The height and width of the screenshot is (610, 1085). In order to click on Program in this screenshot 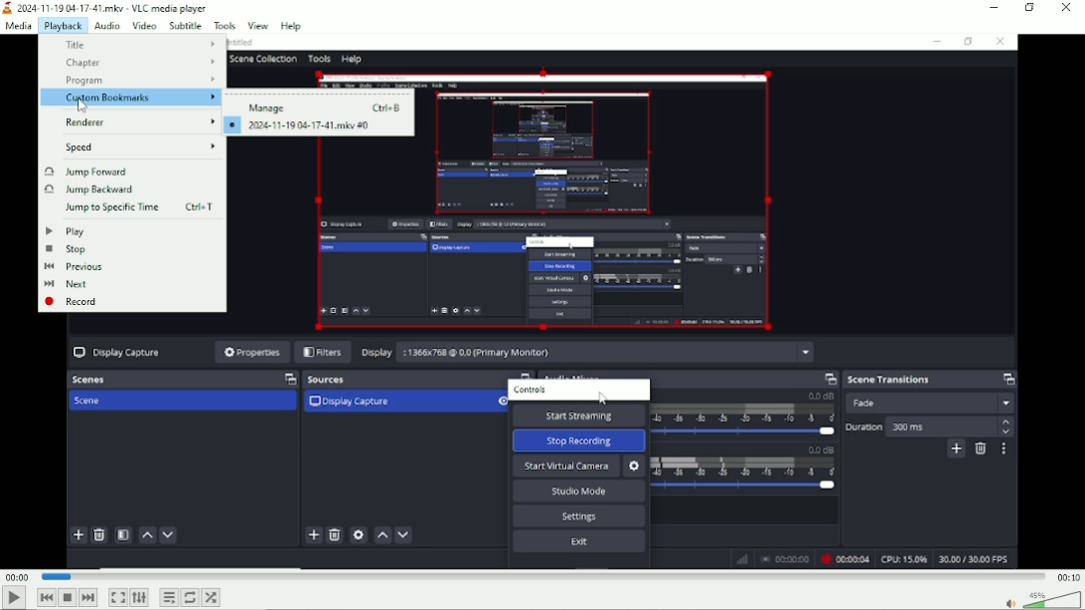, I will do `click(141, 80)`.